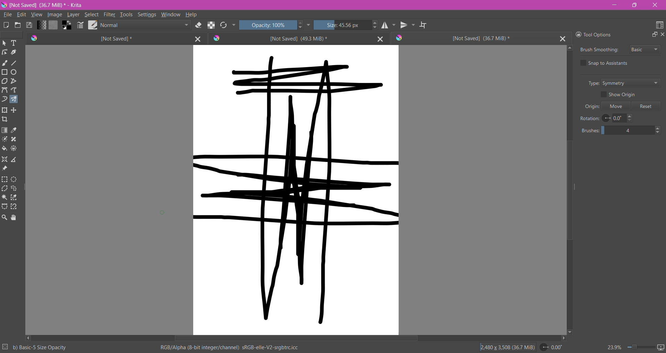 Image resolution: width=666 pixels, height=353 pixels. Describe the element at coordinates (14, 218) in the screenshot. I see `Pan Tool` at that location.